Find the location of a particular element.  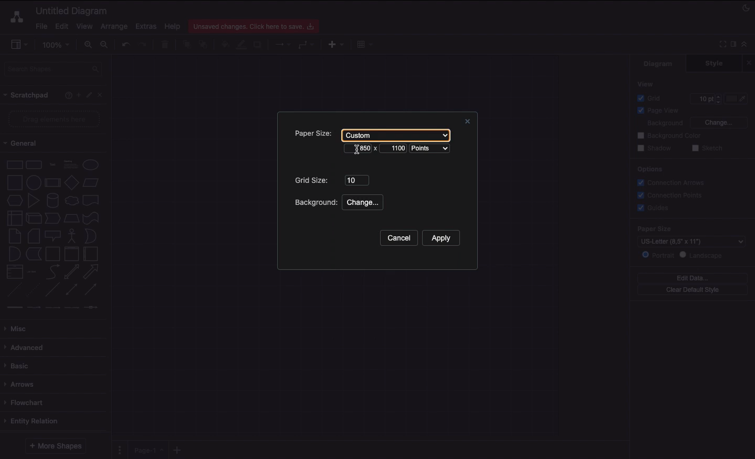

Night mode  is located at coordinates (747, 7).